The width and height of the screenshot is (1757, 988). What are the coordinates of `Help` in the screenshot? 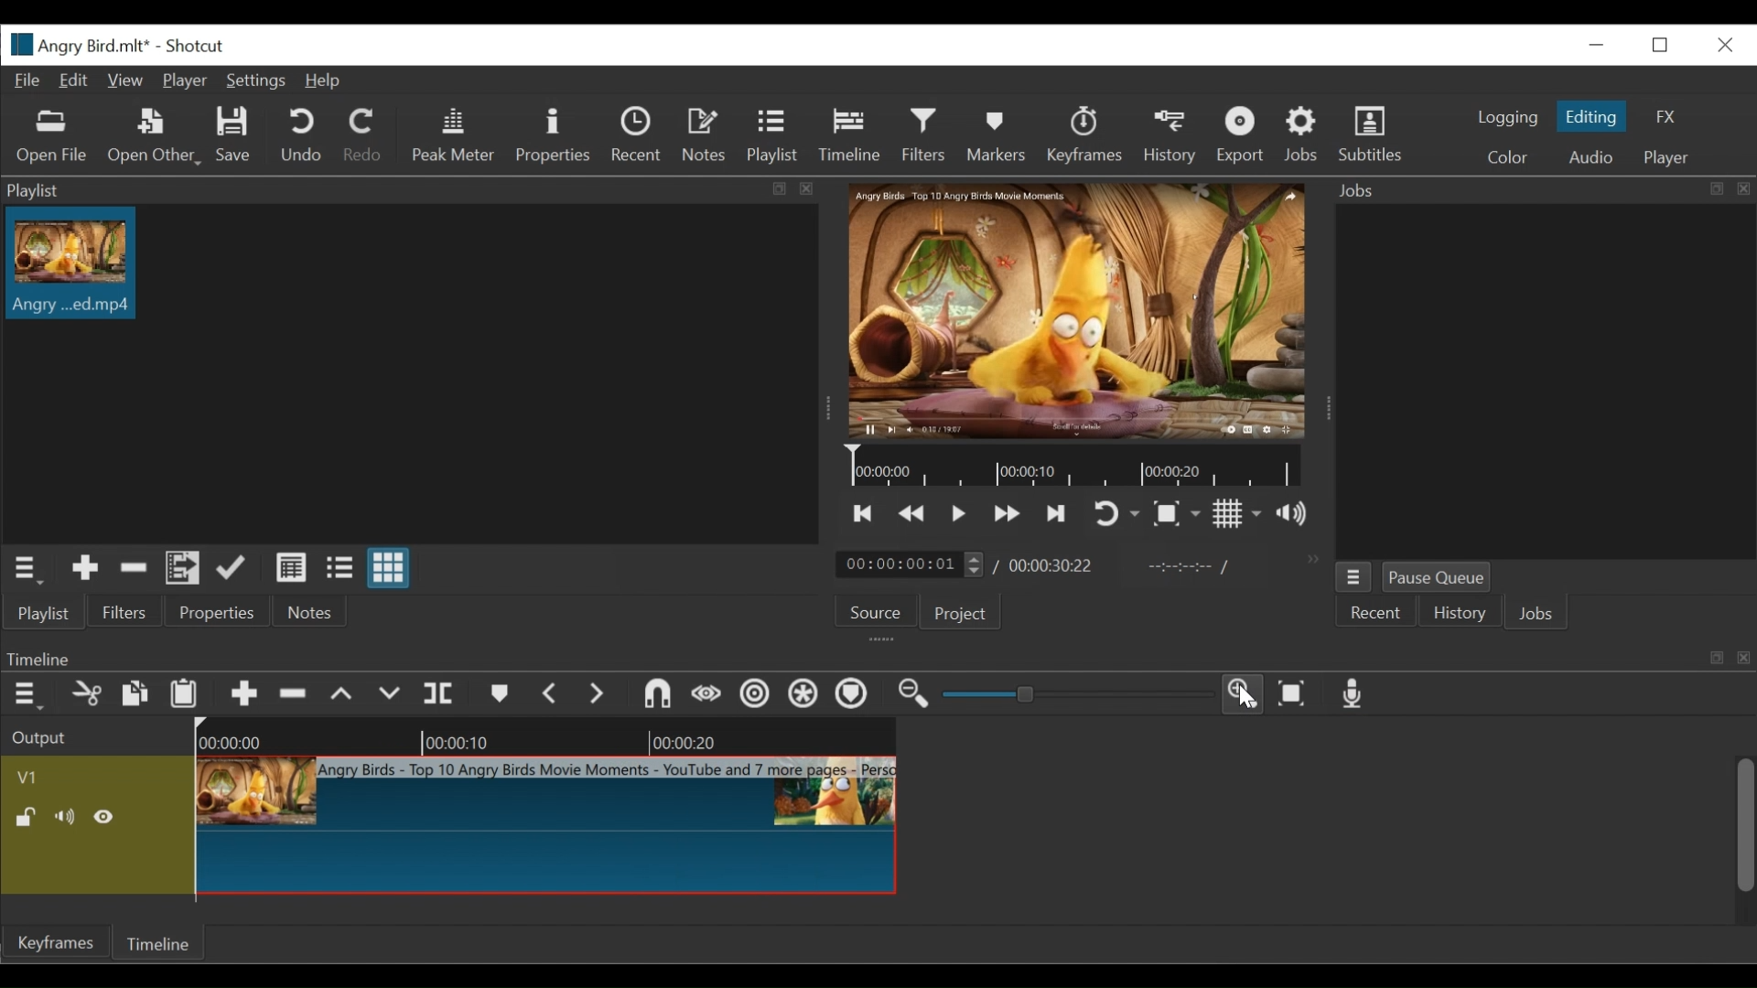 It's located at (325, 81).